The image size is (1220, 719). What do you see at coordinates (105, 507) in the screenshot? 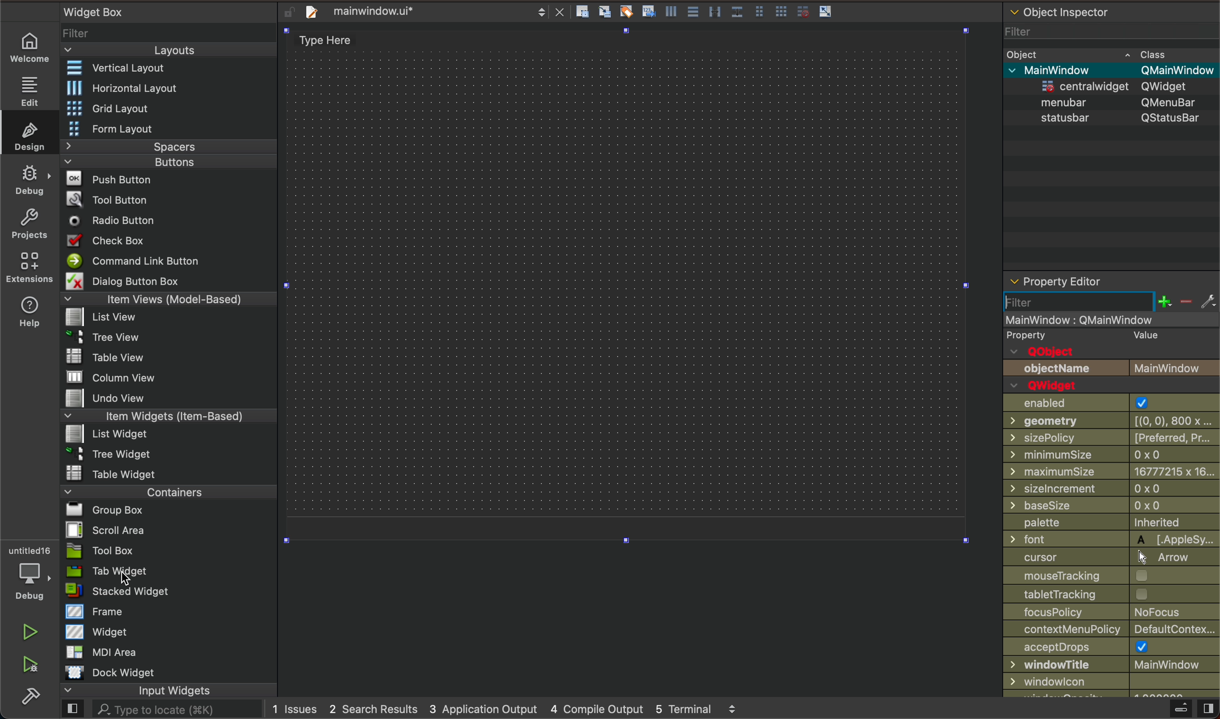
I see `Bl Group Box` at bounding box center [105, 507].